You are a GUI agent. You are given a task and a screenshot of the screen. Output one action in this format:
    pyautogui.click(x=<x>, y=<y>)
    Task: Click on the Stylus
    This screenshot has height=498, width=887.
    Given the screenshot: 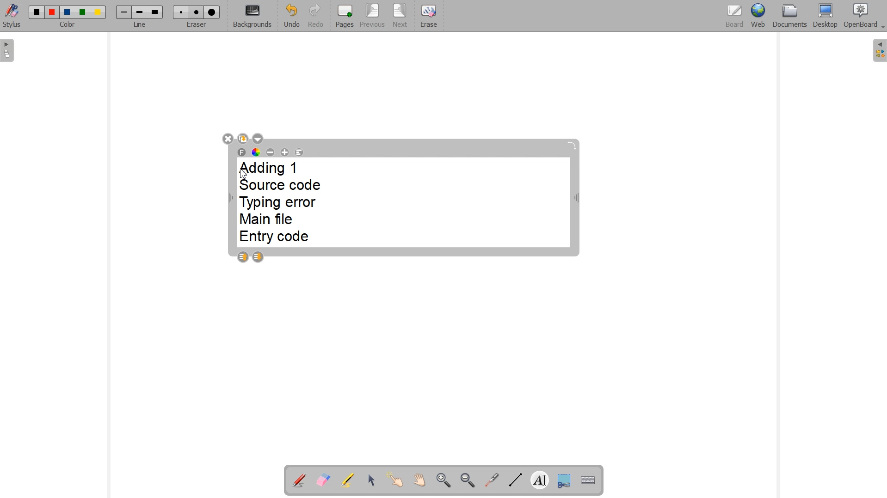 What is the action you would take?
    pyautogui.click(x=12, y=18)
    